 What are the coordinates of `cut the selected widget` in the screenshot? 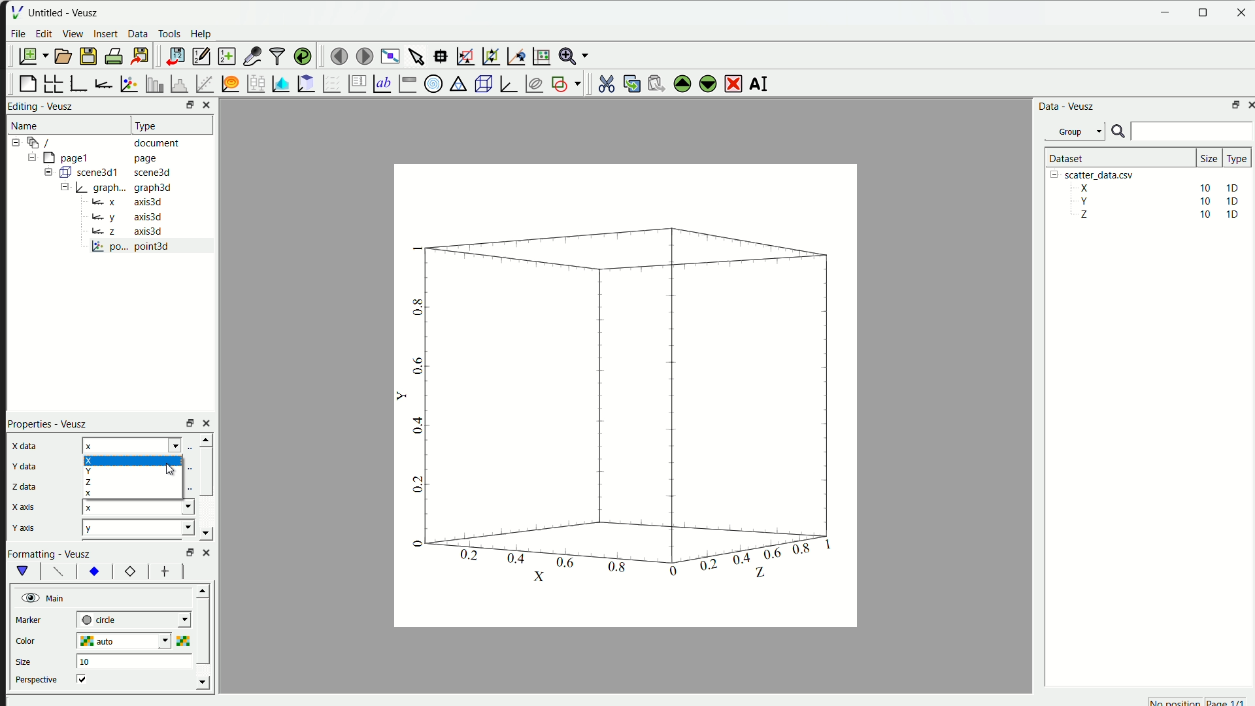 It's located at (605, 83).